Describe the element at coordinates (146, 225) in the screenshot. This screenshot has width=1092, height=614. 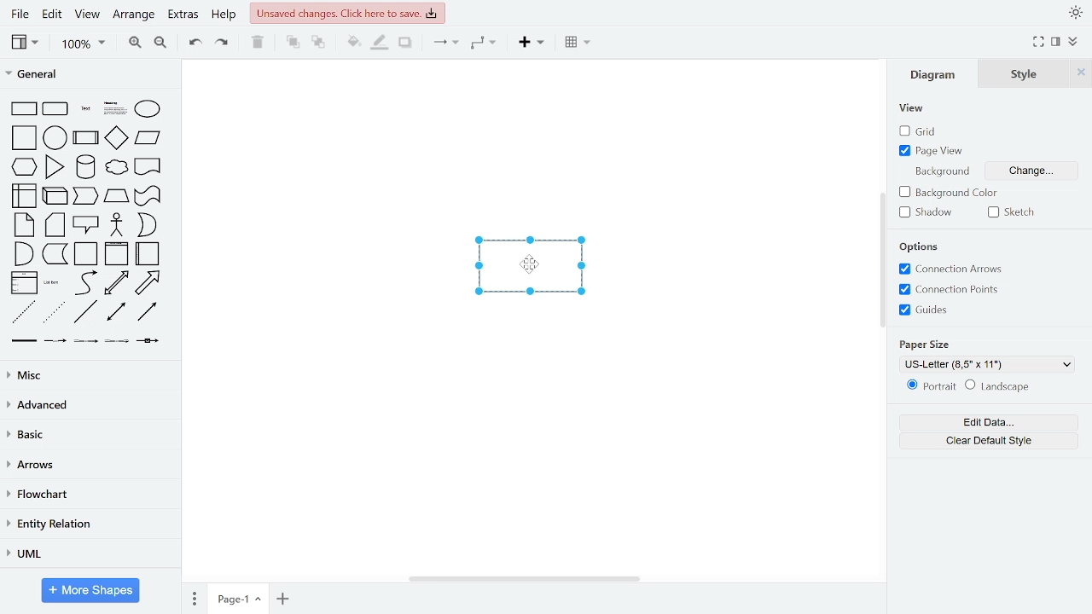
I see `general shapes` at that location.